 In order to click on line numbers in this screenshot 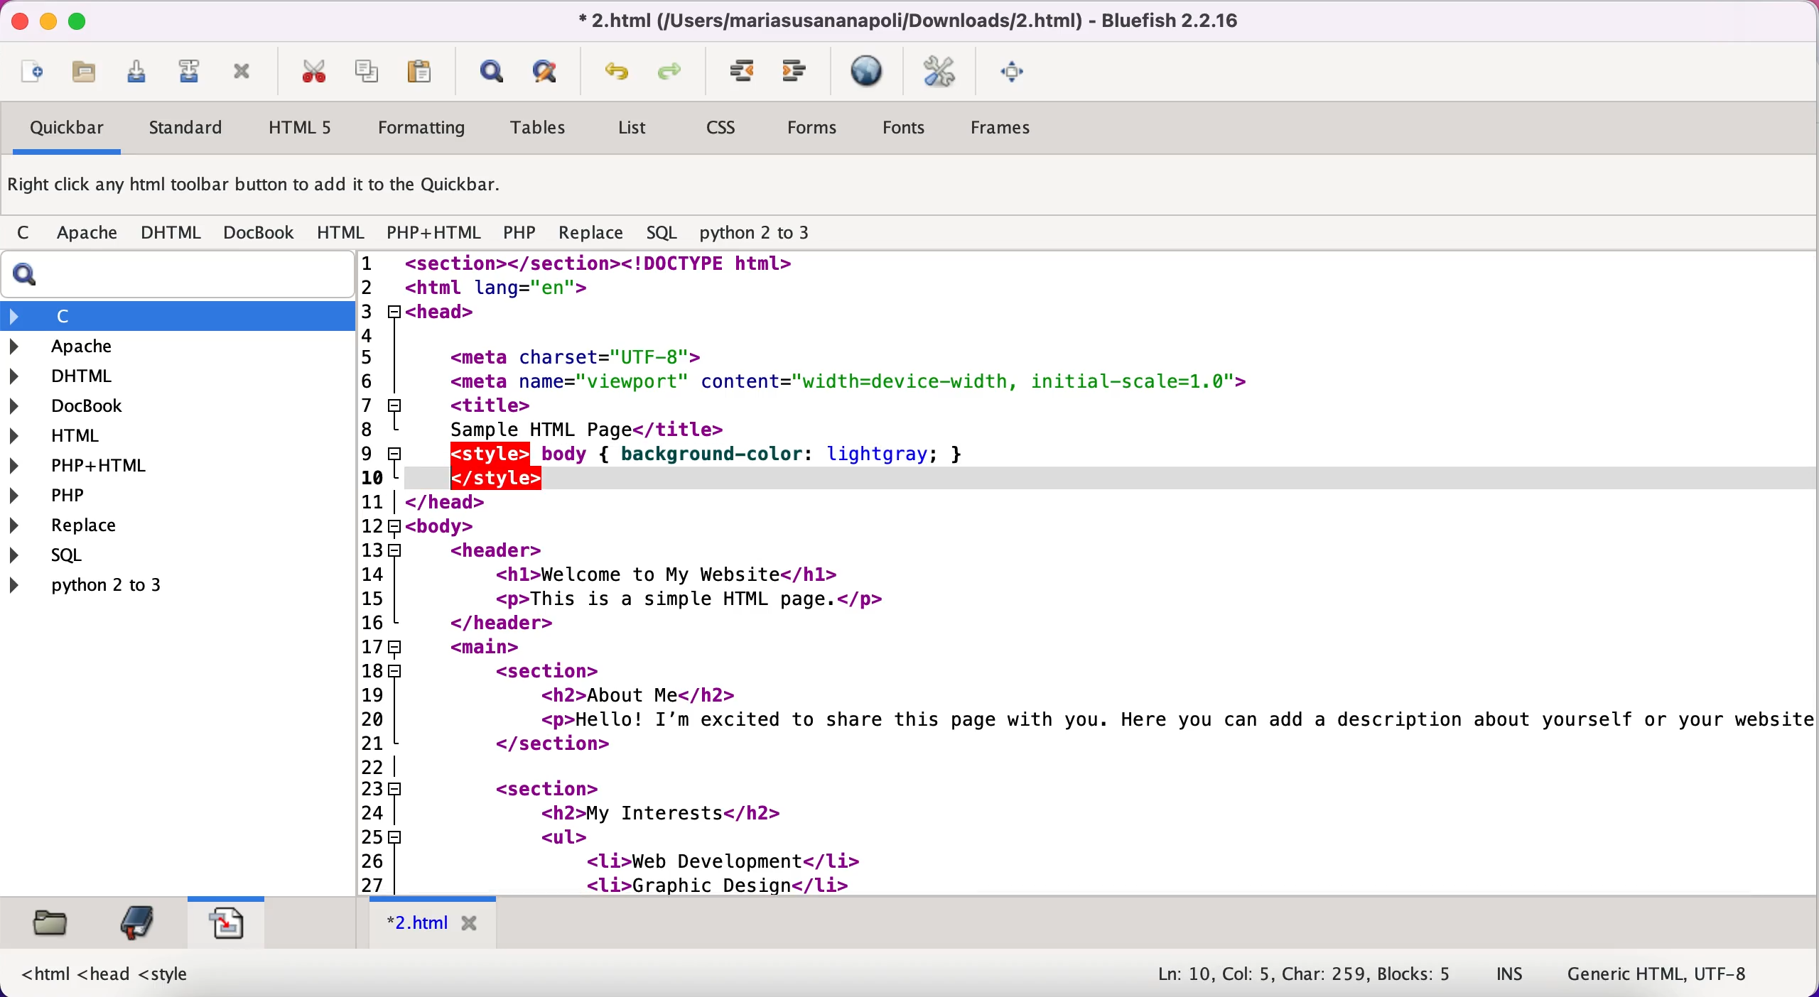, I will do `click(379, 572)`.